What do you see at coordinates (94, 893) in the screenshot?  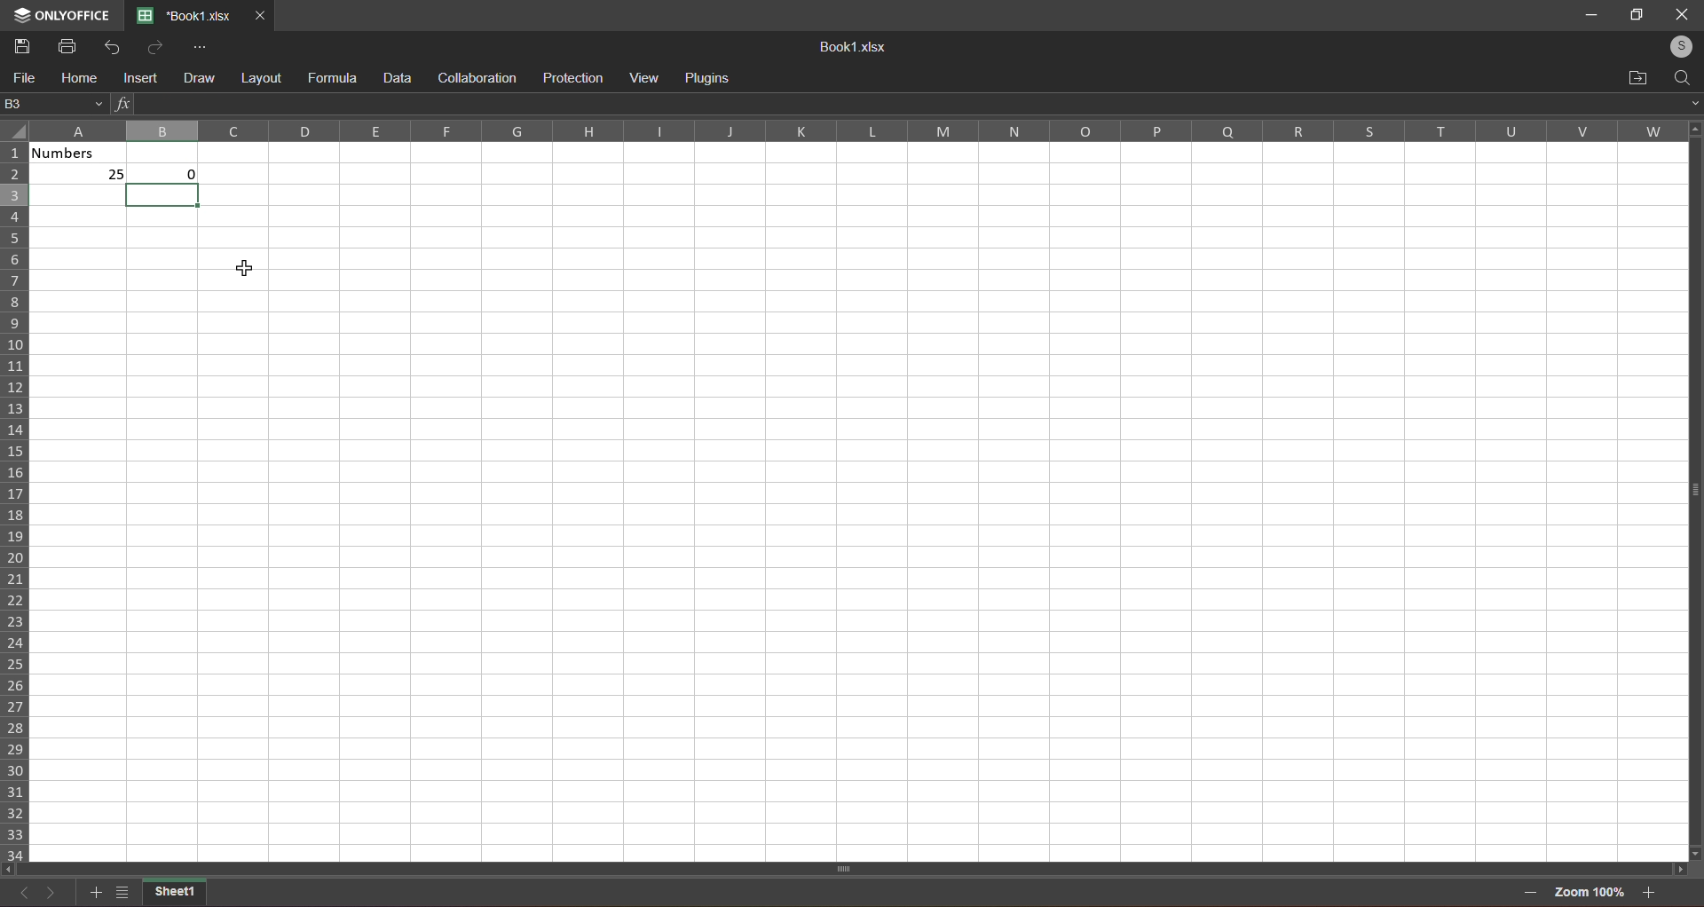 I see `add sheet` at bounding box center [94, 893].